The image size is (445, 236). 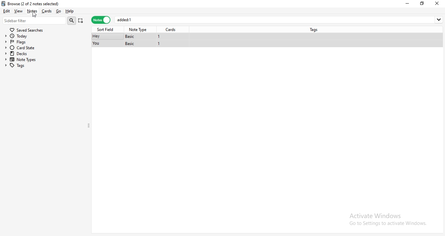 What do you see at coordinates (22, 60) in the screenshot?
I see `note types` at bounding box center [22, 60].